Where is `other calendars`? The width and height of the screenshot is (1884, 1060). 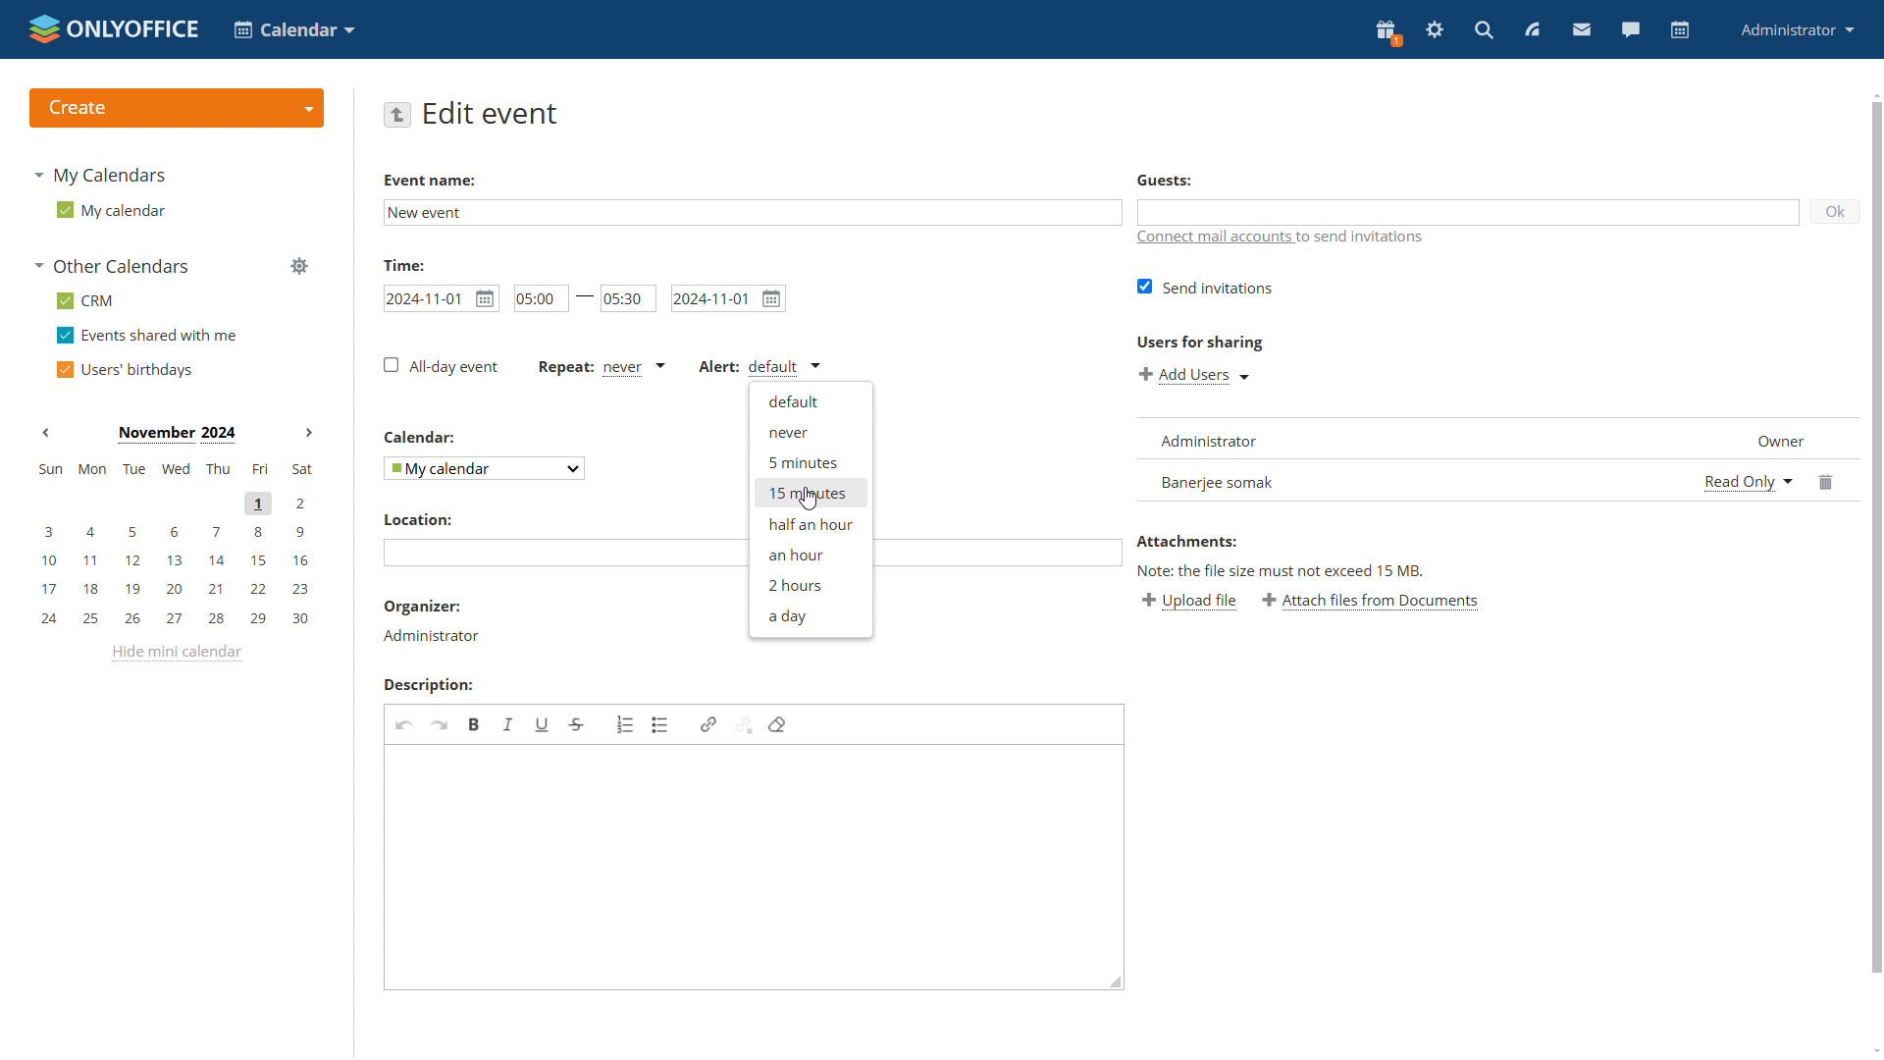 other calendars is located at coordinates (112, 267).